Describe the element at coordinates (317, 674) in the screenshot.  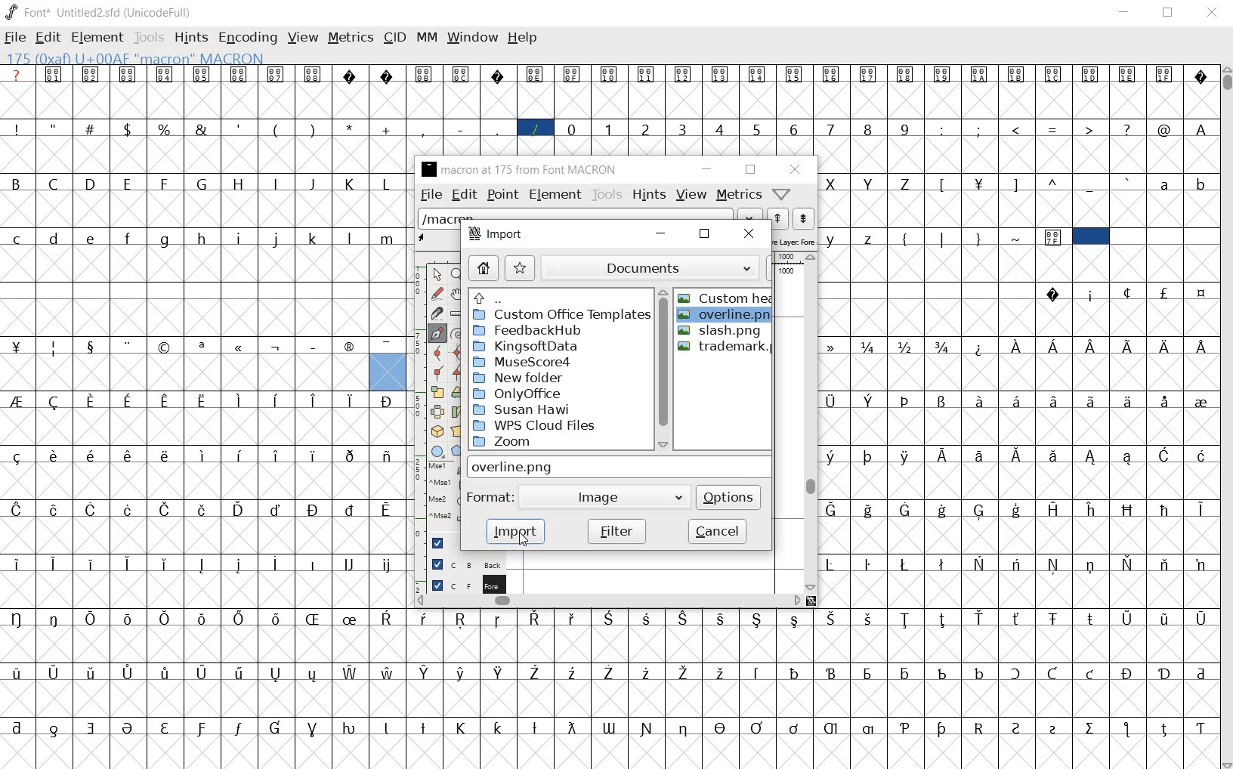
I see `Symbol` at that location.